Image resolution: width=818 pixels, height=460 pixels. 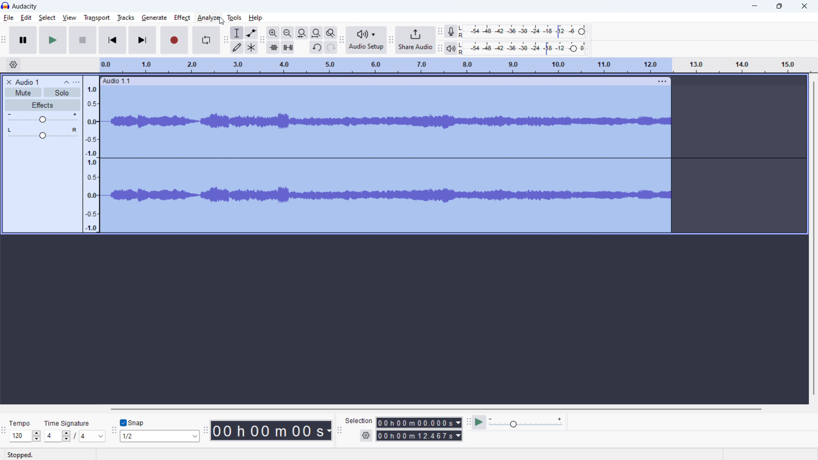 I want to click on end time, so click(x=418, y=435).